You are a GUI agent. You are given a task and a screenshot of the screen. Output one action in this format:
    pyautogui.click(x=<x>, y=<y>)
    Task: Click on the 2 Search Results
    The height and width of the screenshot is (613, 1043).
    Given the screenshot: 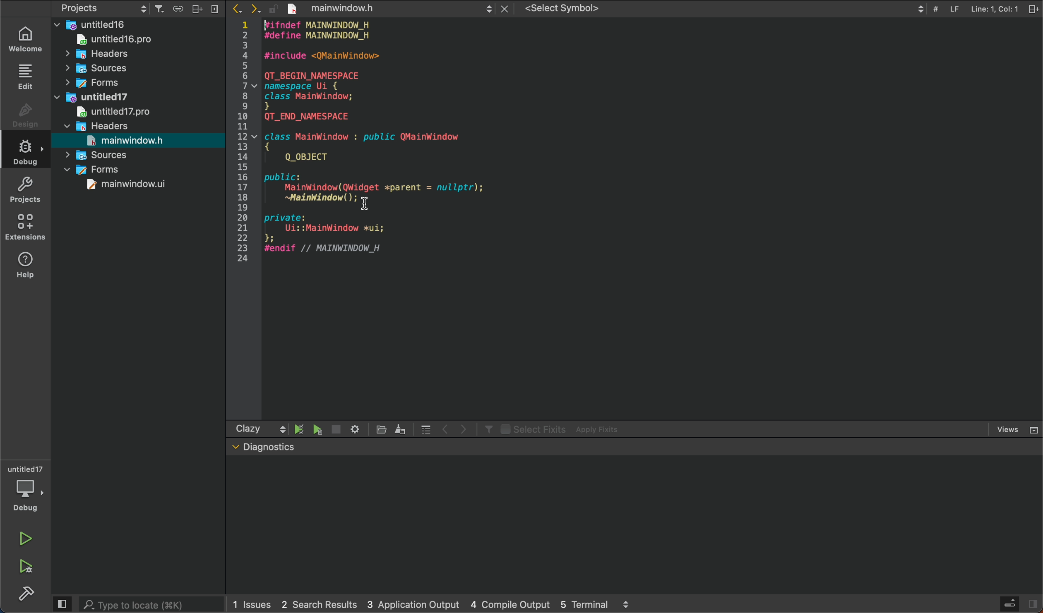 What is the action you would take?
    pyautogui.click(x=317, y=603)
    